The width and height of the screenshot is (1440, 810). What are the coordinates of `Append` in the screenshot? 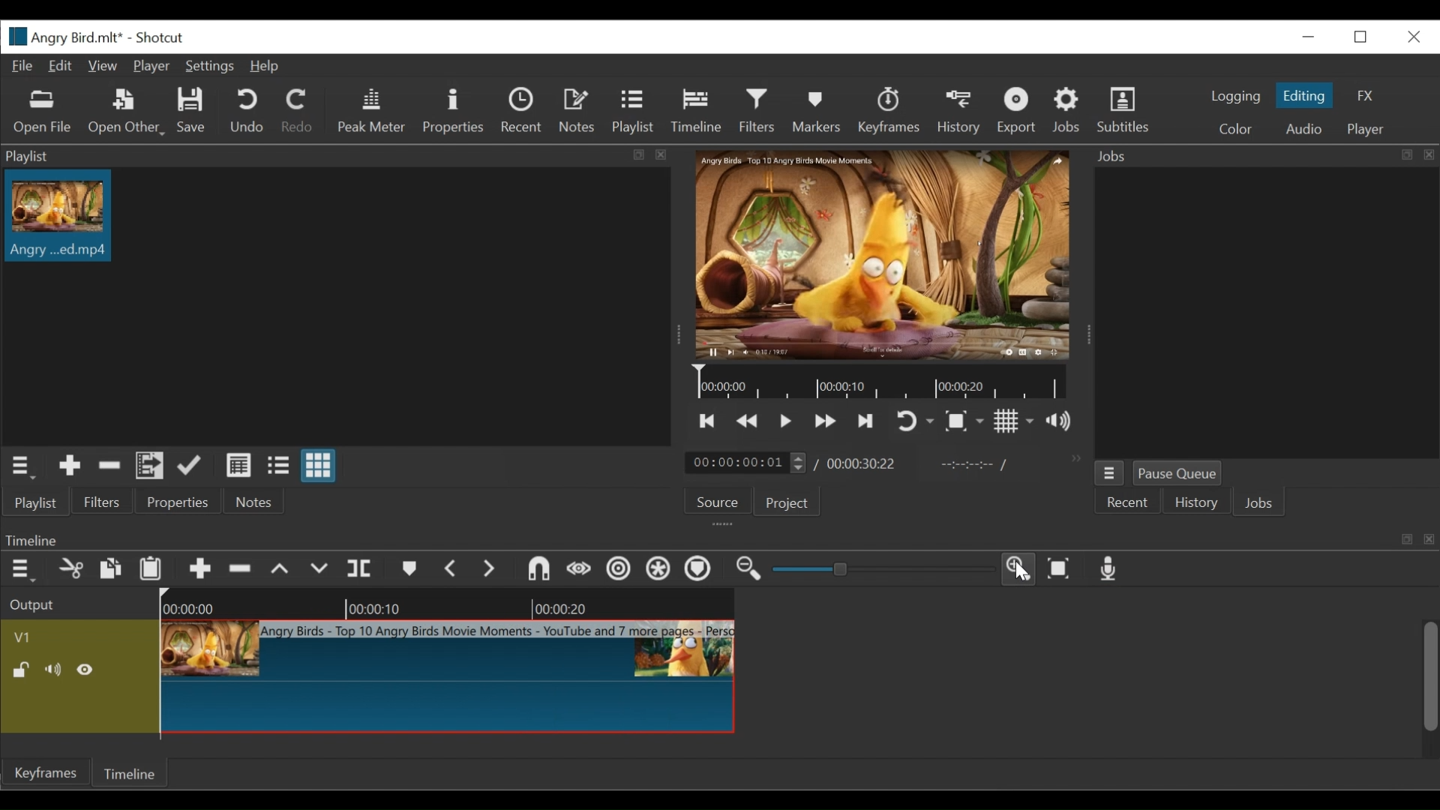 It's located at (201, 569).